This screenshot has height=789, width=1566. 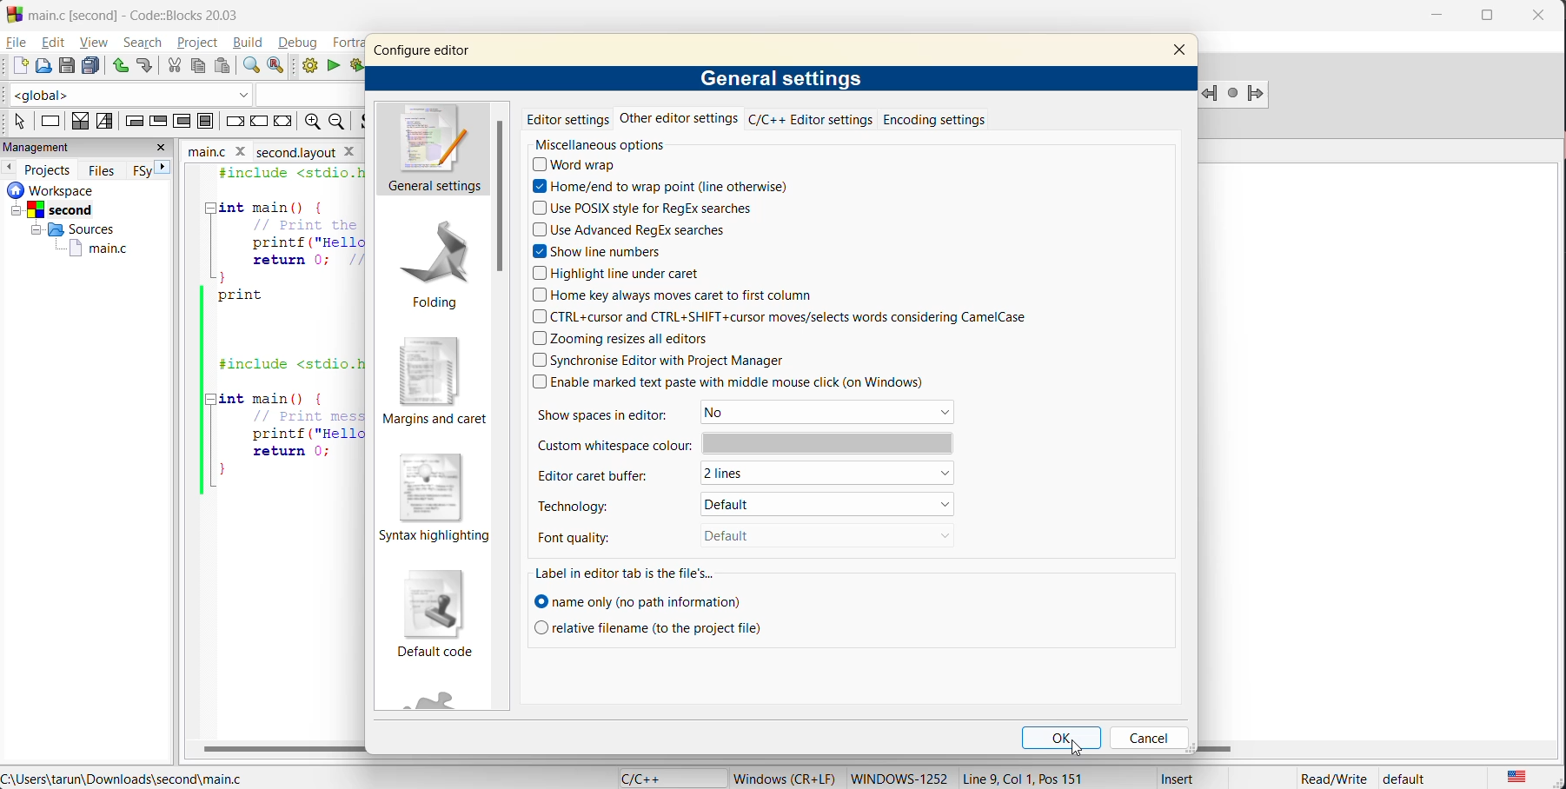 I want to click on Insert, so click(x=1178, y=778).